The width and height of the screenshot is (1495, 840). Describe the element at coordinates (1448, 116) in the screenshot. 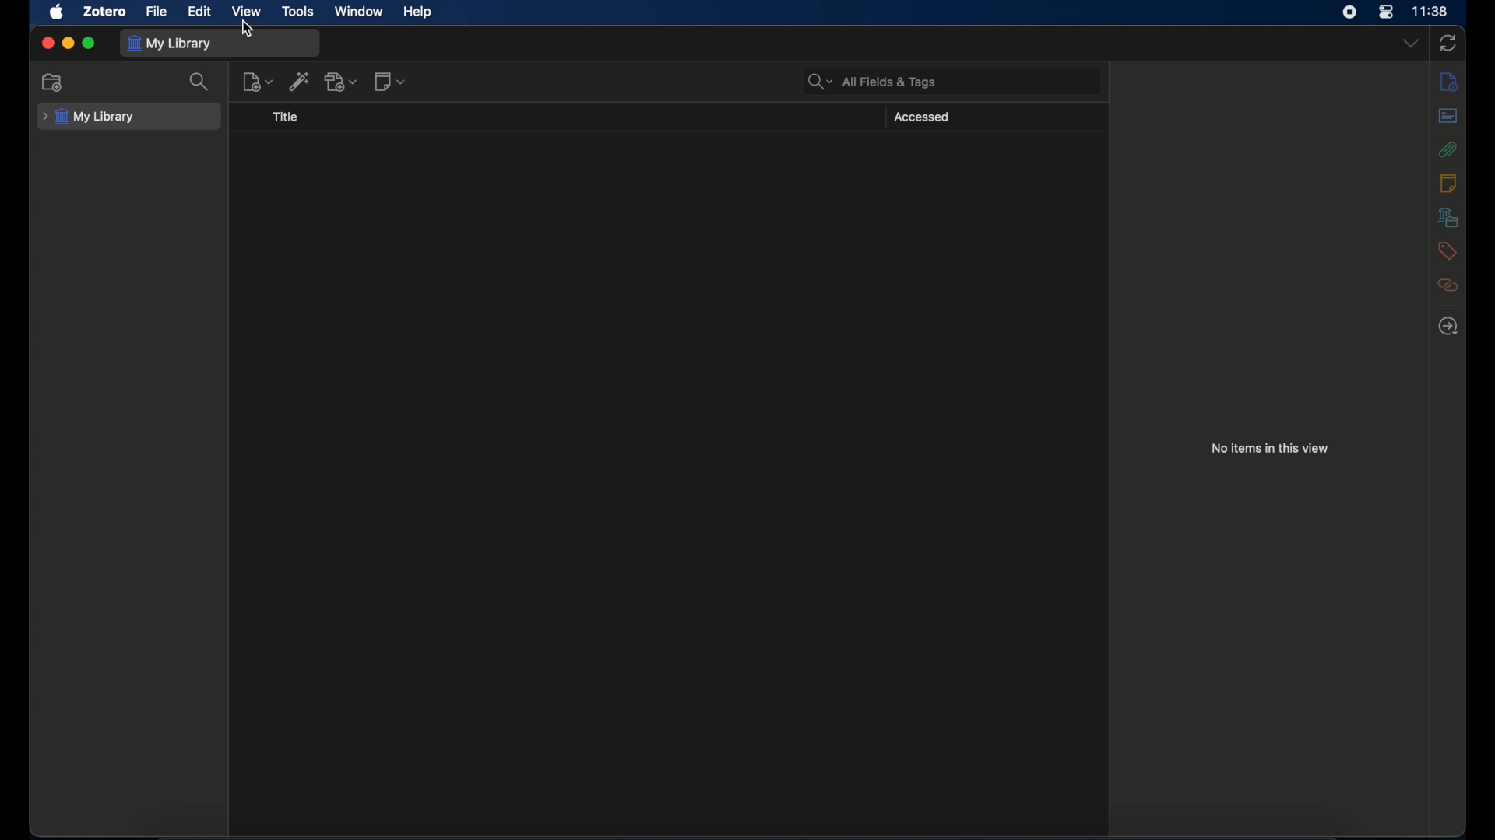

I see `abstract` at that location.